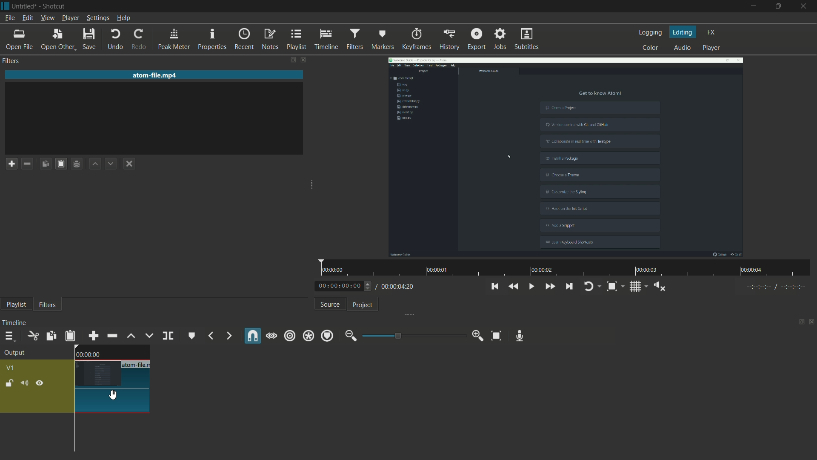 The image size is (817, 460). I want to click on file name, so click(24, 6).